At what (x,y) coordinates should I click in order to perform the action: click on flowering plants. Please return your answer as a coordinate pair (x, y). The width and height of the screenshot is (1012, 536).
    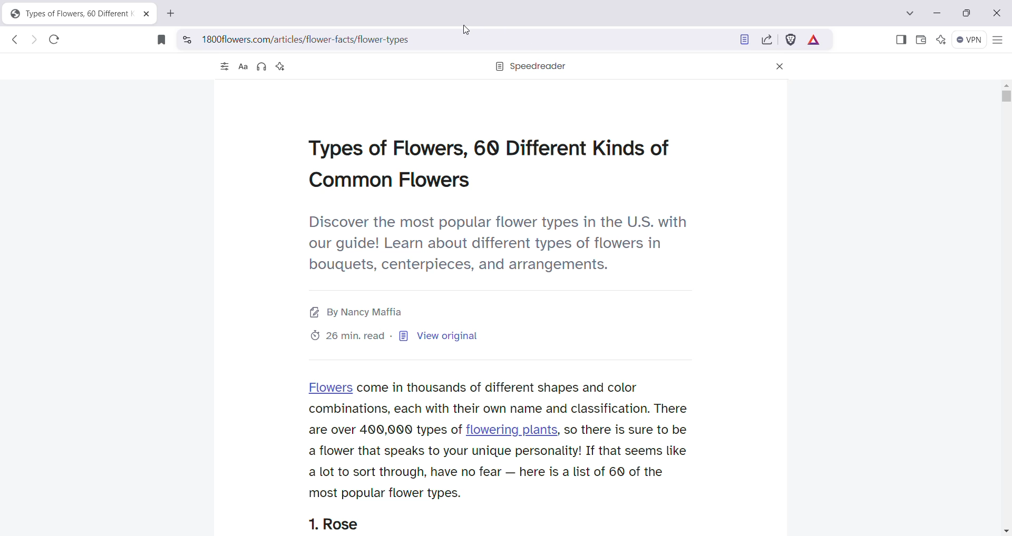
    Looking at the image, I should click on (513, 429).